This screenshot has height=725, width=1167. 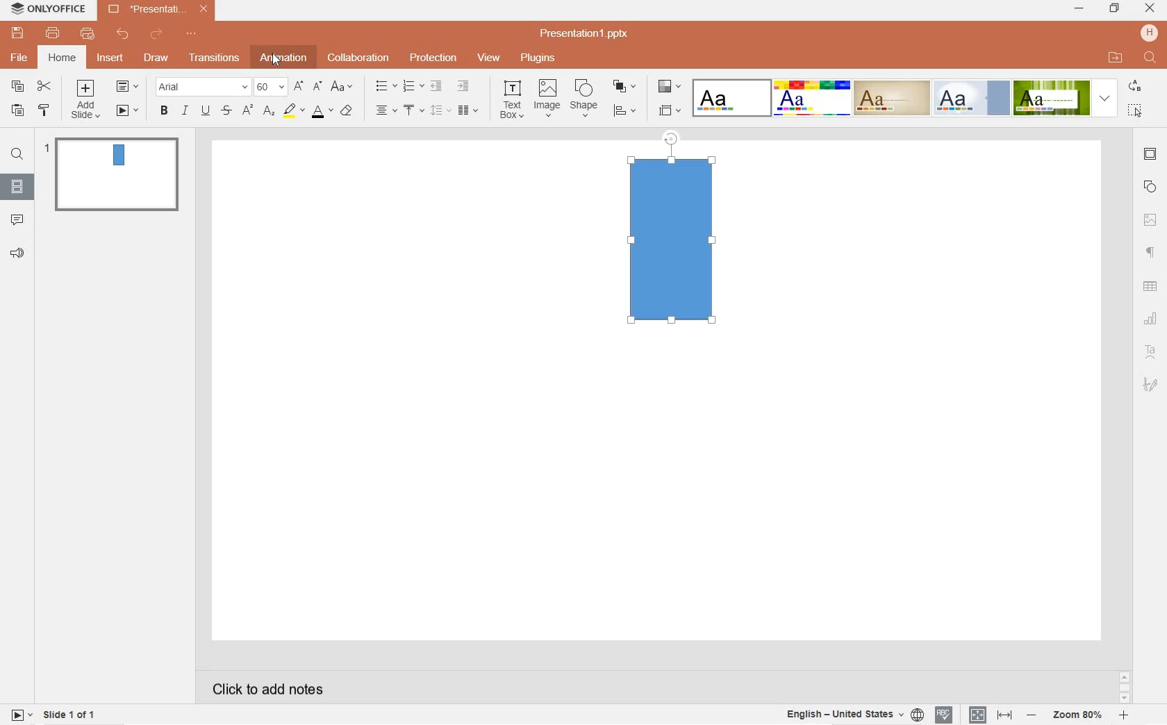 What do you see at coordinates (1136, 110) in the screenshot?
I see `select all` at bounding box center [1136, 110].